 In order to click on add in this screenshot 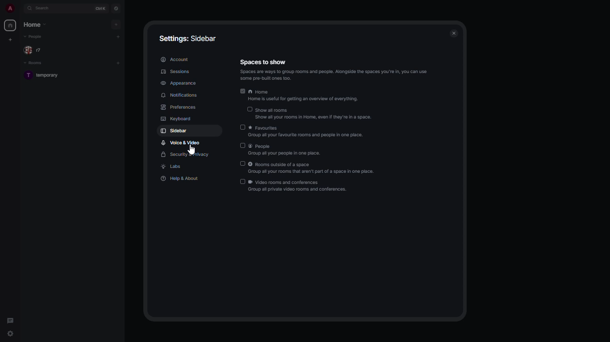, I will do `click(120, 36)`.